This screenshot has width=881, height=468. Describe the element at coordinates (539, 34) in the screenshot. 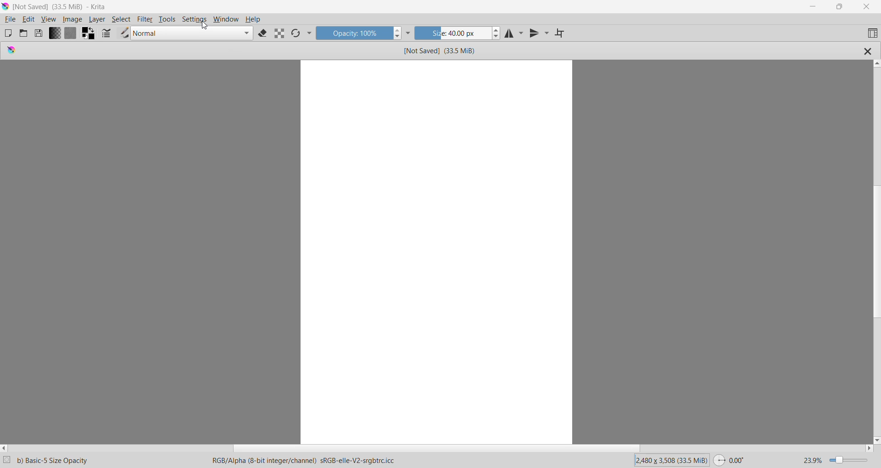

I see `Vertical Mirror Tool` at that location.